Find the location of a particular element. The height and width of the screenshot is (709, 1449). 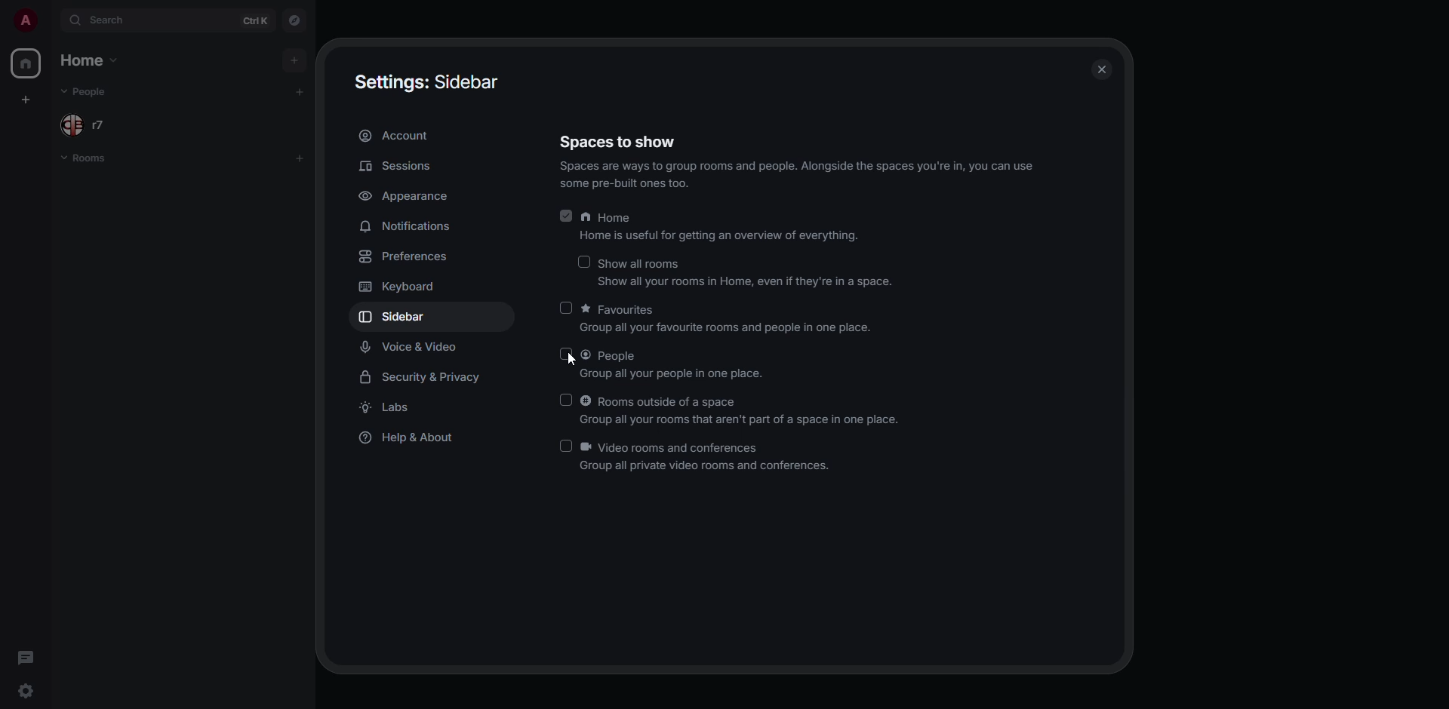

ctrl K is located at coordinates (257, 18).